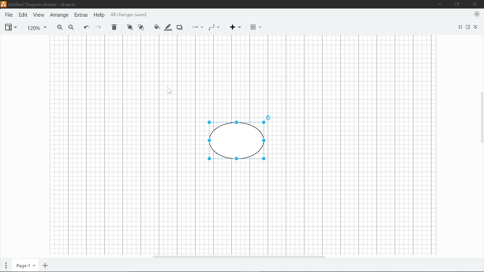 Image resolution: width=484 pixels, height=272 pixels. Describe the element at coordinates (6, 264) in the screenshot. I see `Pages` at that location.